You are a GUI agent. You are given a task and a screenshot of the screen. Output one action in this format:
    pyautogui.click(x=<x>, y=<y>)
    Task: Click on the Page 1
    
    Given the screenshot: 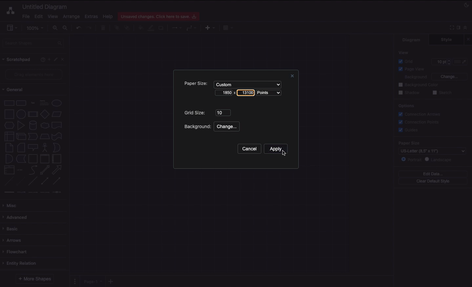 What is the action you would take?
    pyautogui.click(x=92, y=281)
    